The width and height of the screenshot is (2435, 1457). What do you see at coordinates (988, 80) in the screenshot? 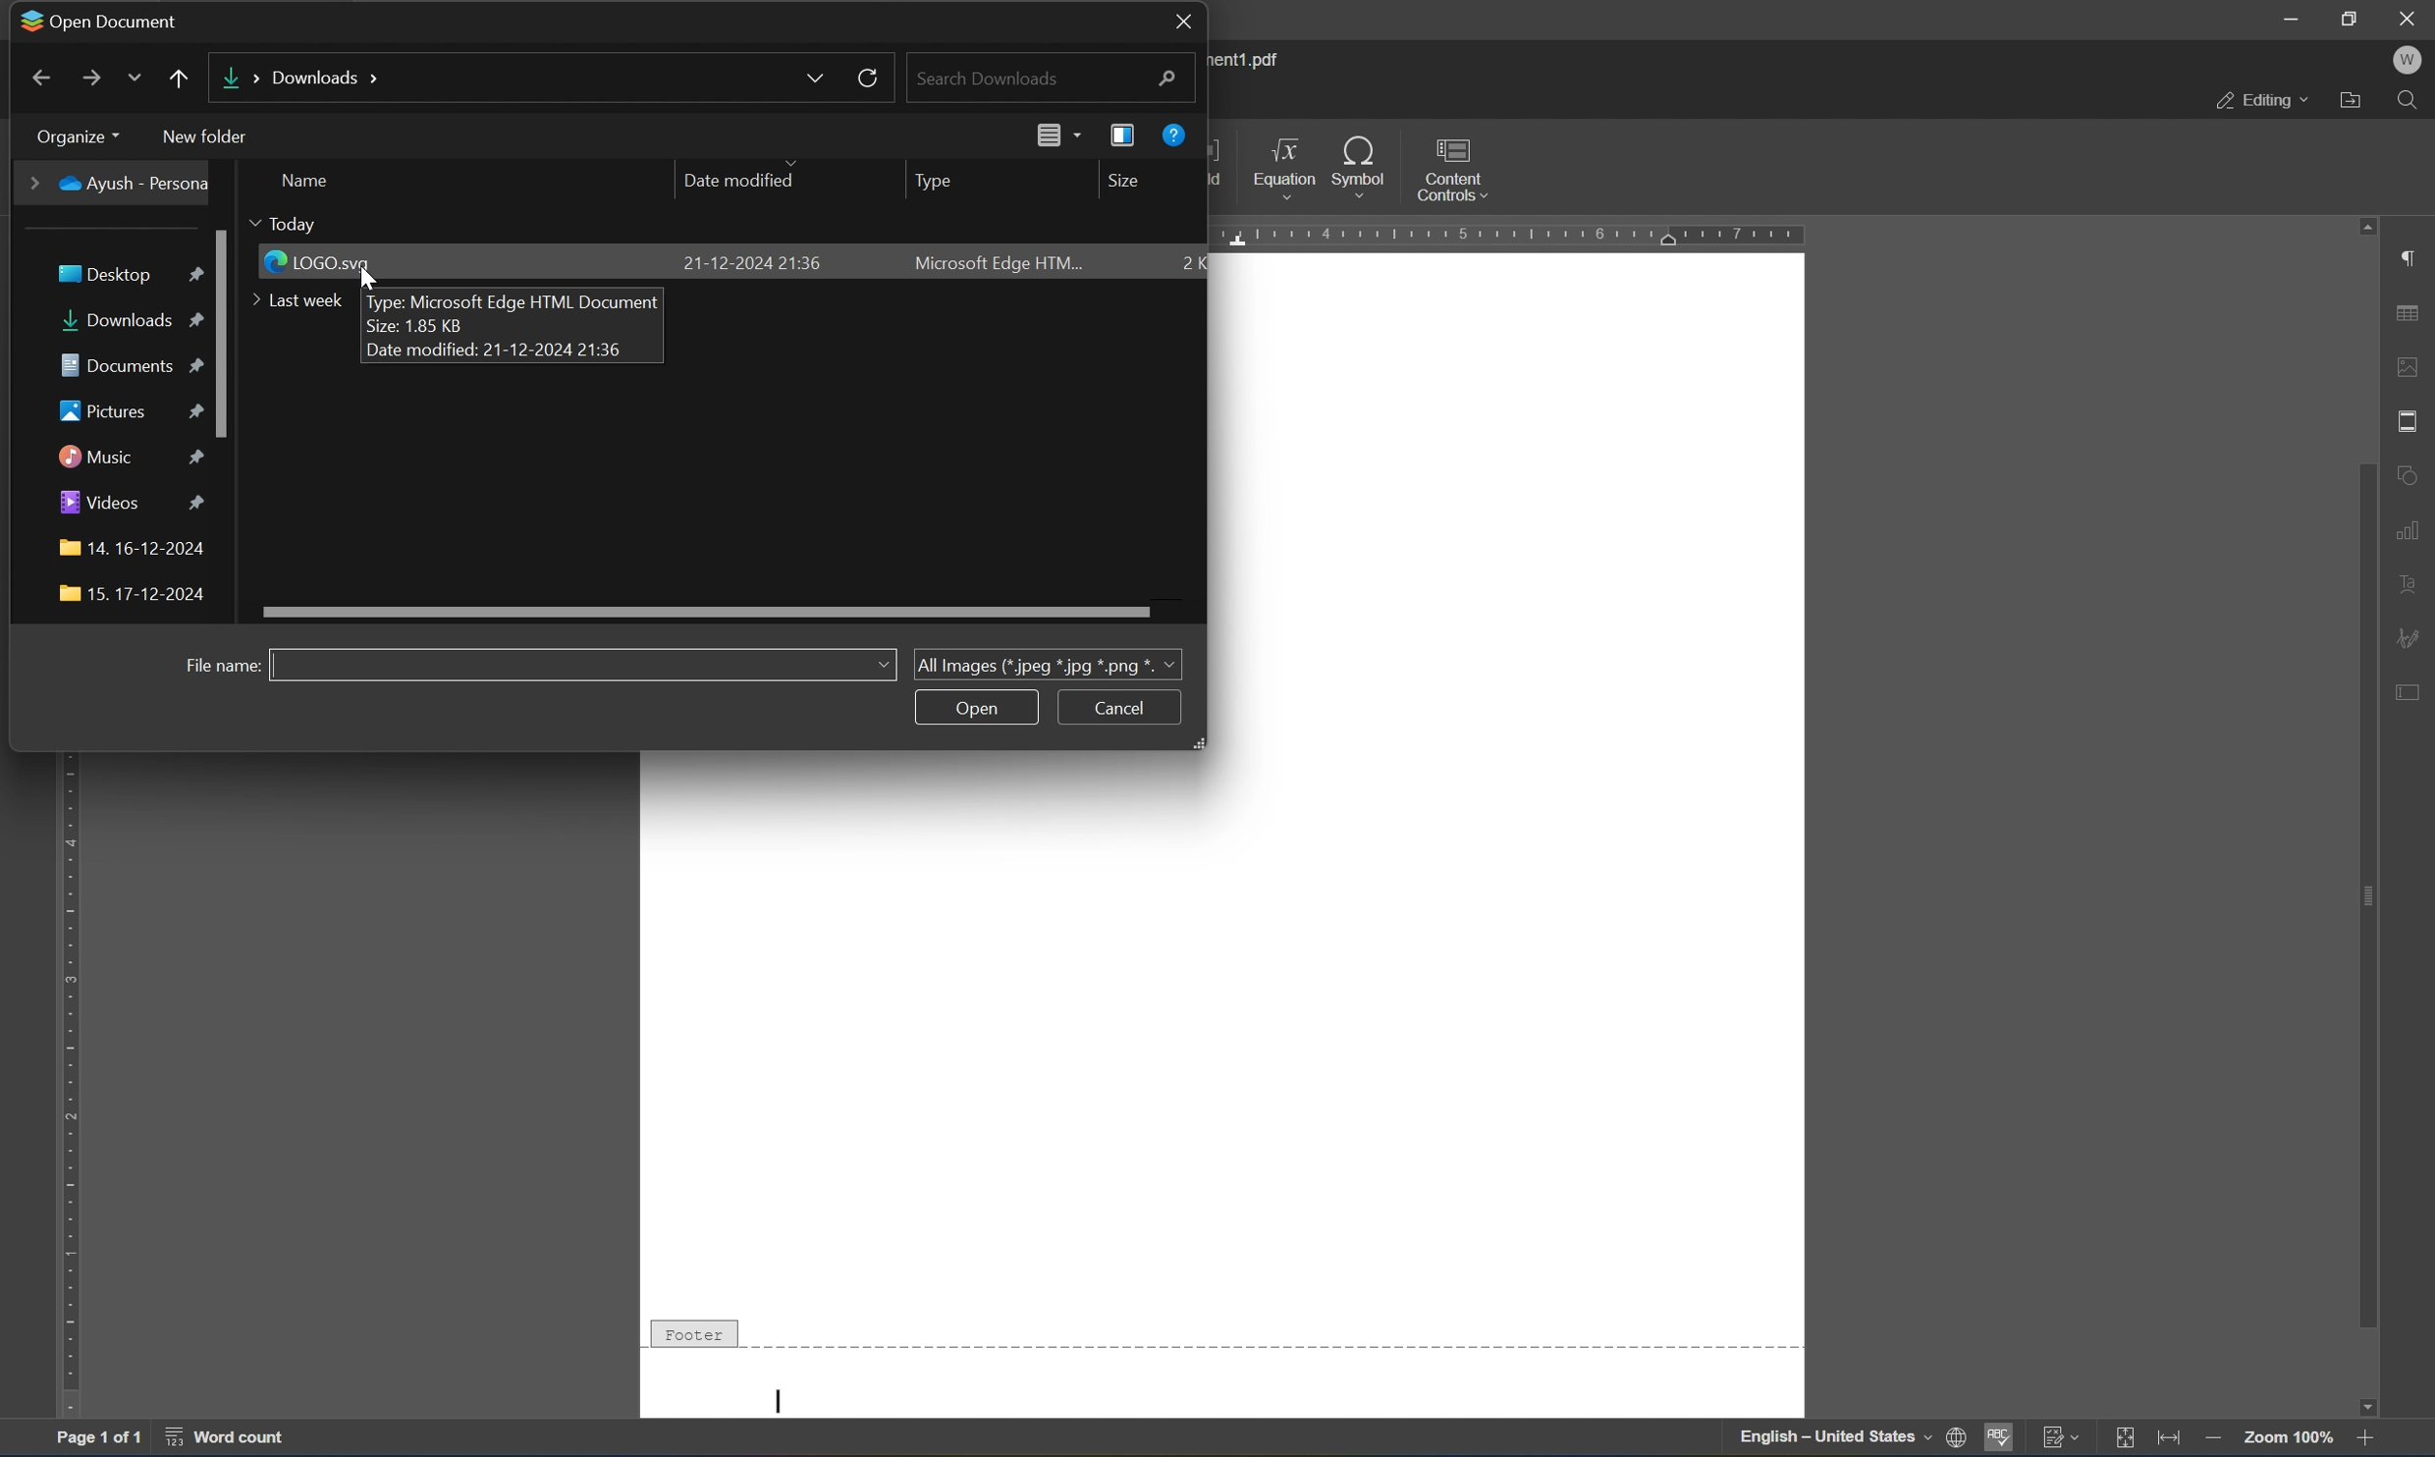
I see `search documents` at bounding box center [988, 80].